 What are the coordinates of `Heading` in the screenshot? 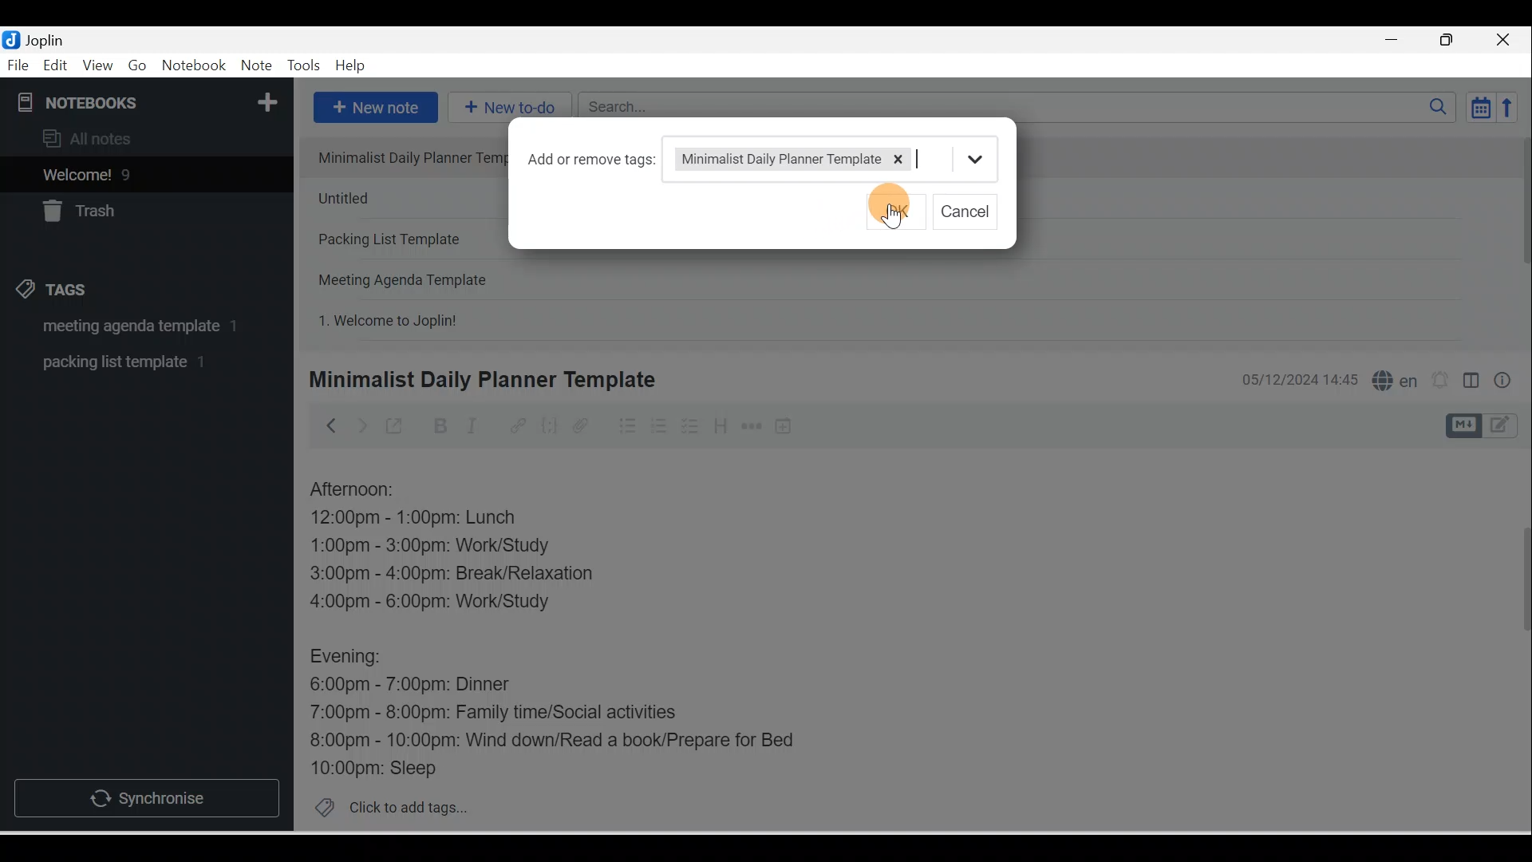 It's located at (720, 425).